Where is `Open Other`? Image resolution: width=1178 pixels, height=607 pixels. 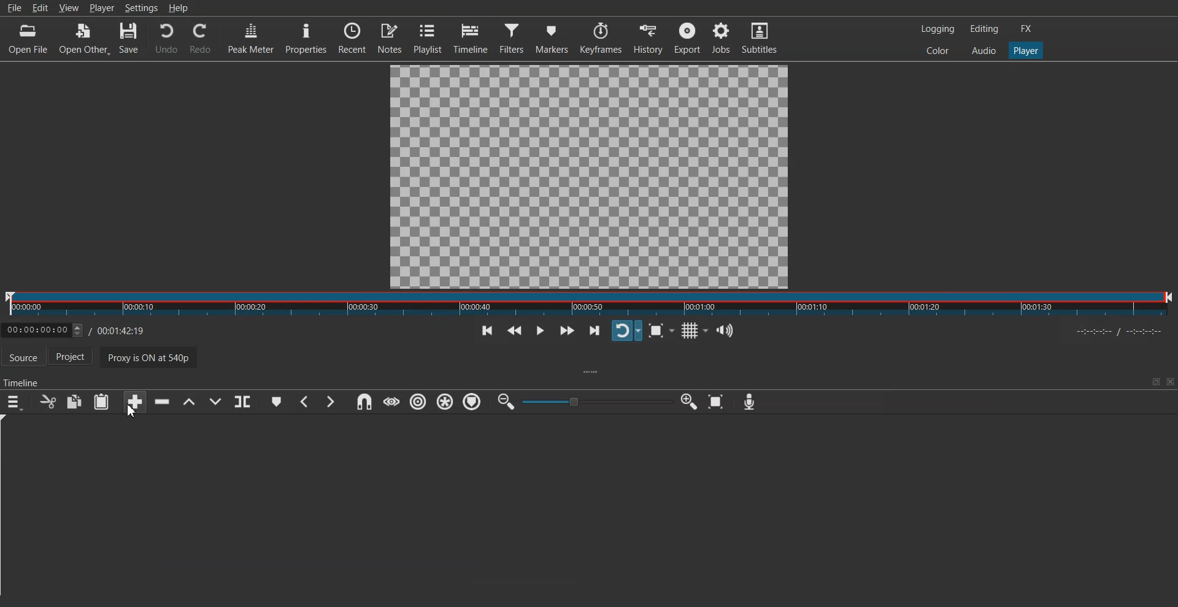
Open Other is located at coordinates (84, 39).